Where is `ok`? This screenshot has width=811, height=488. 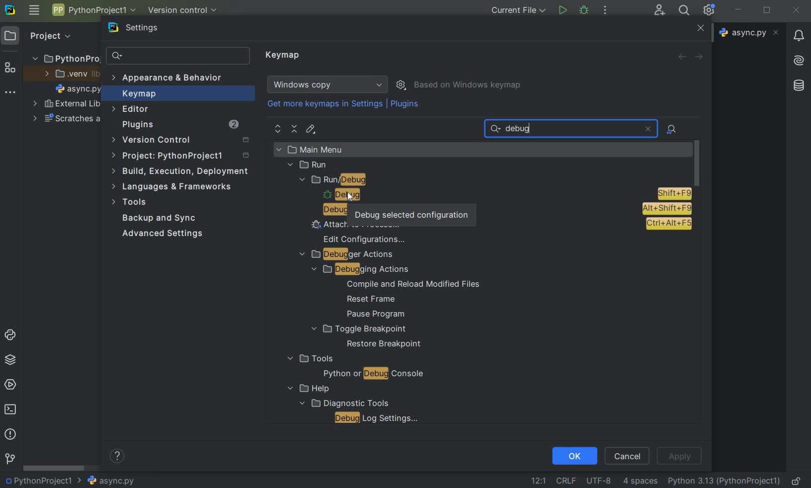
ok is located at coordinates (574, 455).